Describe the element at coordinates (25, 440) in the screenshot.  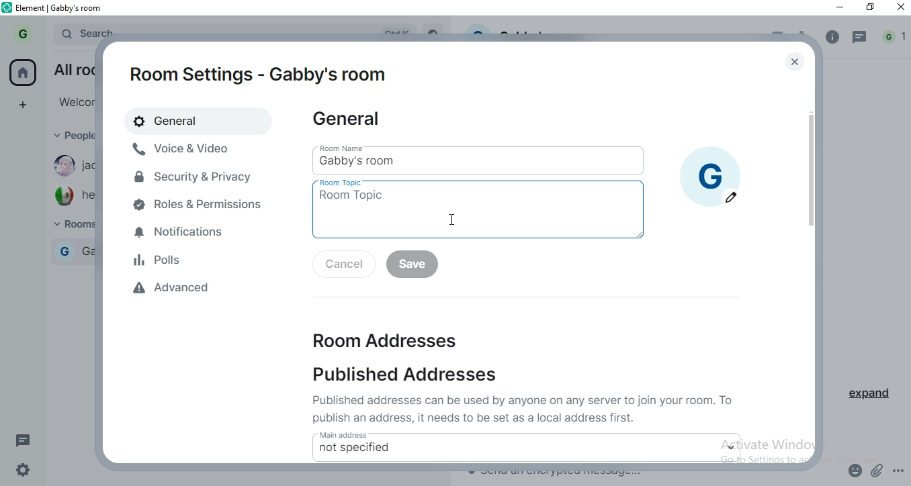
I see `message` at that location.